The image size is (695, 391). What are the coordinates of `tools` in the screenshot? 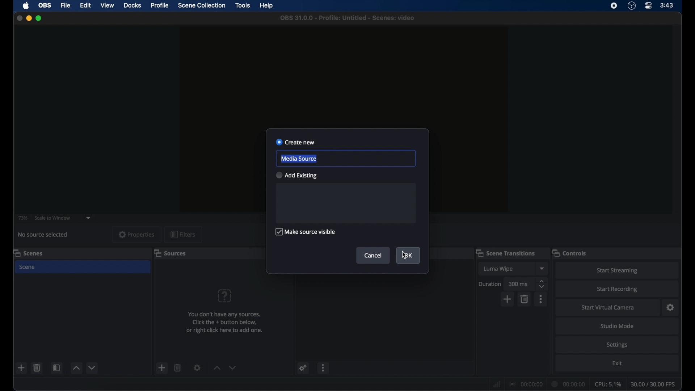 It's located at (243, 5).